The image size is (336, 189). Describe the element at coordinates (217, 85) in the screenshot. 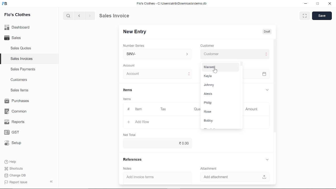

I see `Johnny` at that location.